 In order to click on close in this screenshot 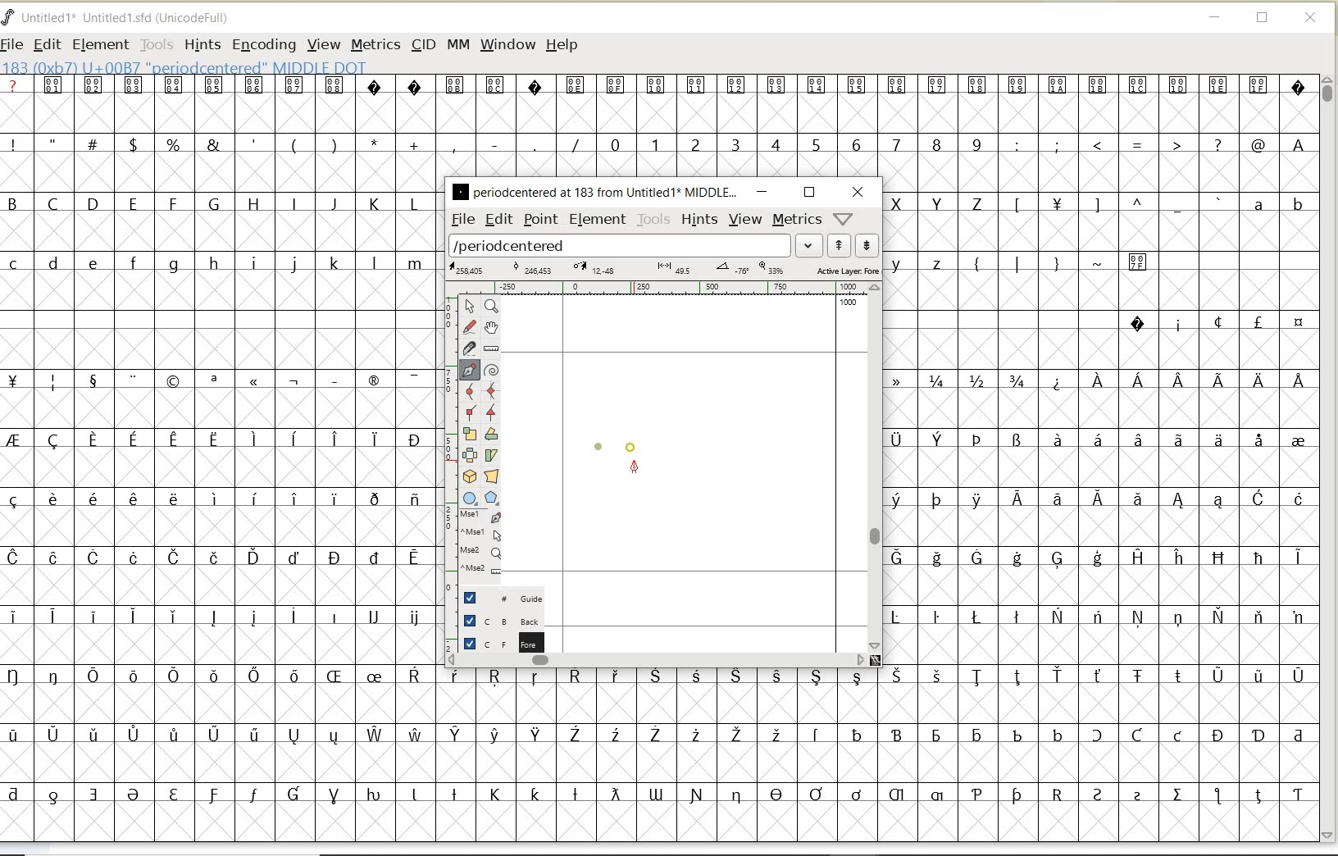, I will do `click(858, 192)`.